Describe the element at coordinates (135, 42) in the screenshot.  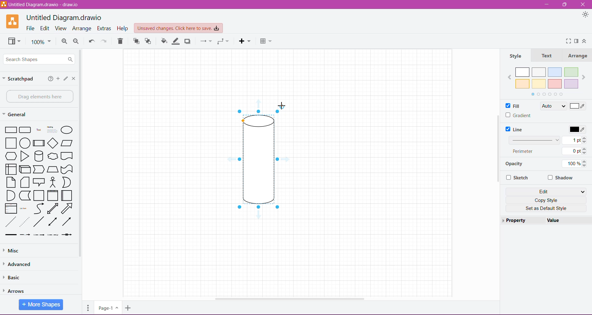
I see `To front` at that location.